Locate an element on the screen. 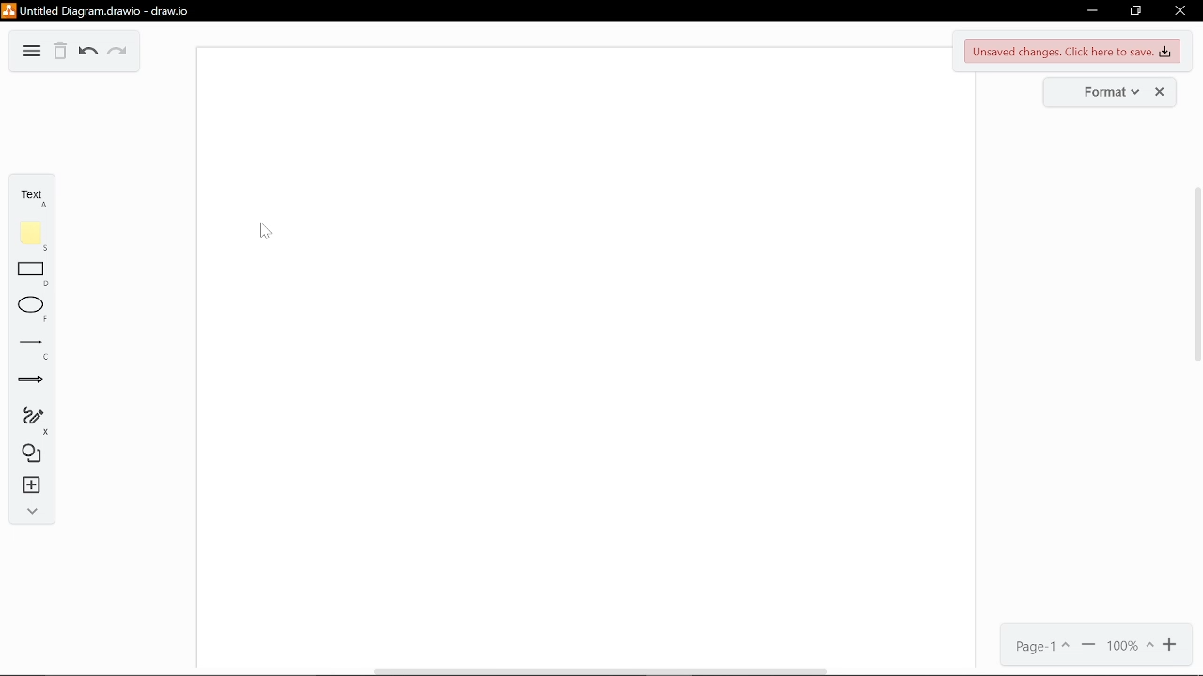 Image resolution: width=1203 pixels, height=676 pixels. rectangle is located at coordinates (32, 274).